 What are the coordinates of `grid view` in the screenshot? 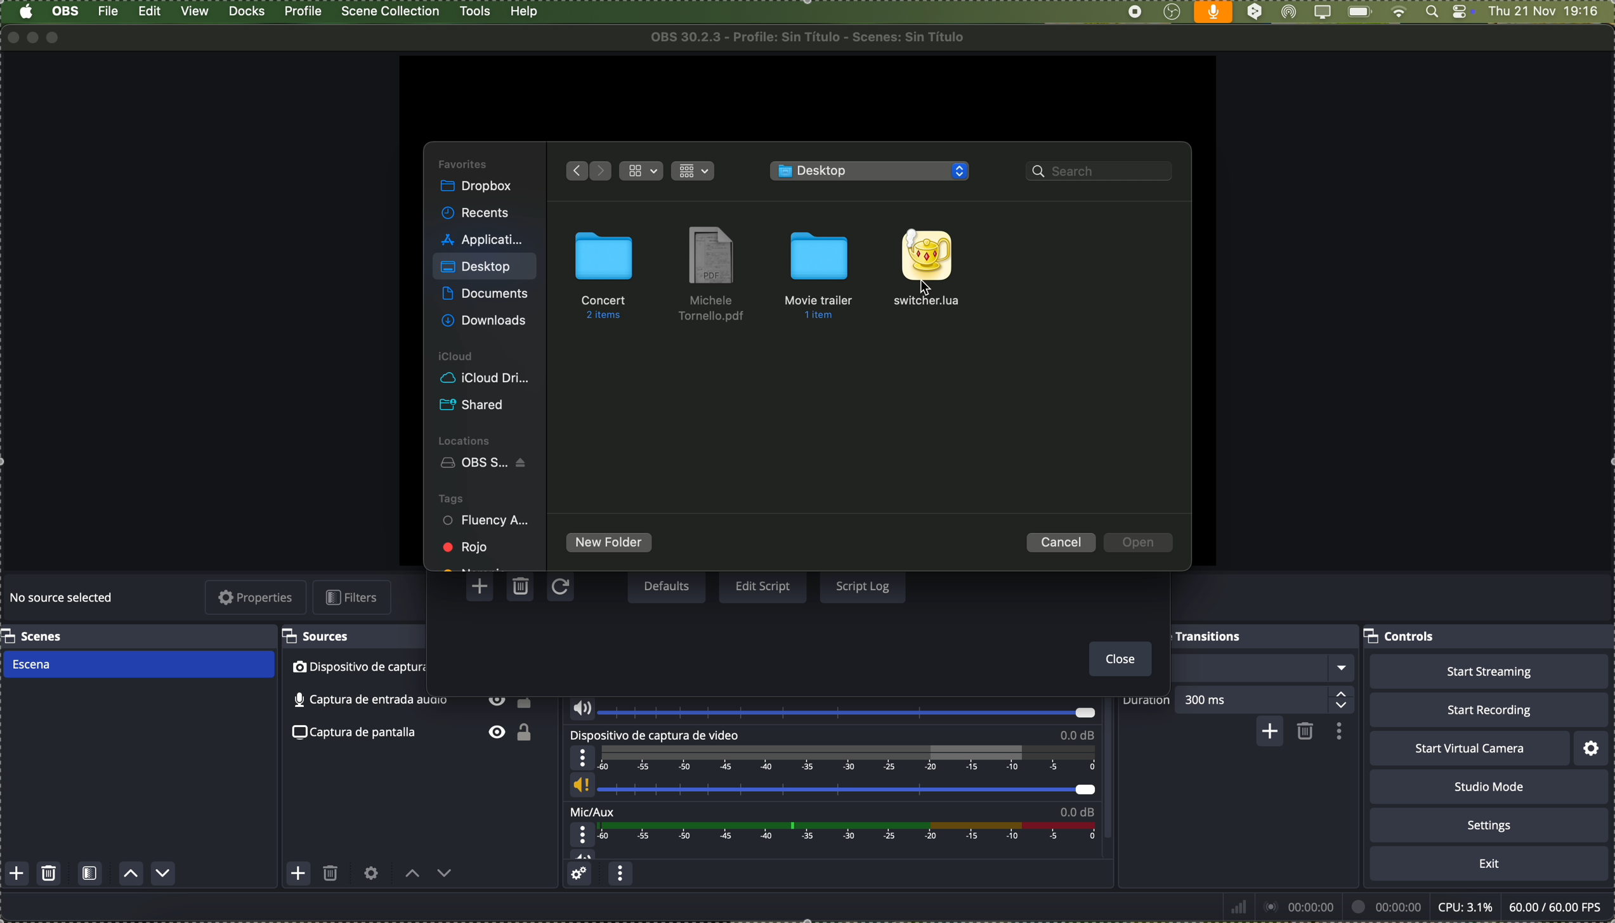 It's located at (643, 171).